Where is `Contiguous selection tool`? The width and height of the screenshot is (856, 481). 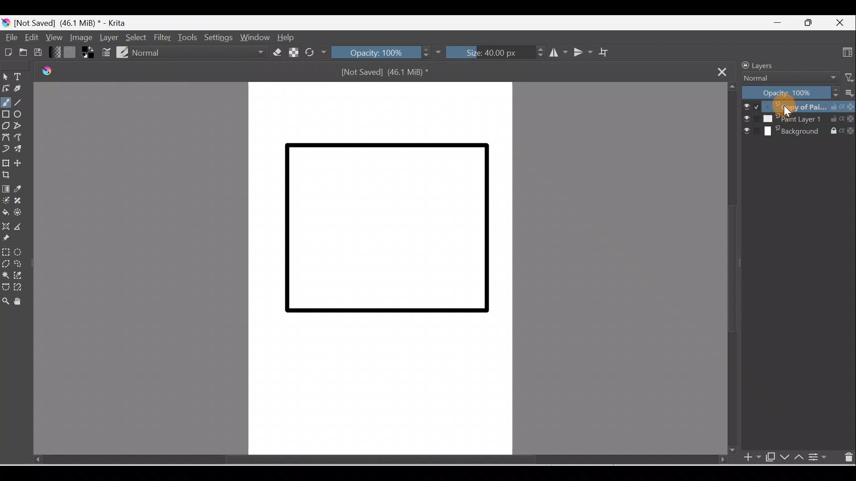
Contiguous selection tool is located at coordinates (5, 276).